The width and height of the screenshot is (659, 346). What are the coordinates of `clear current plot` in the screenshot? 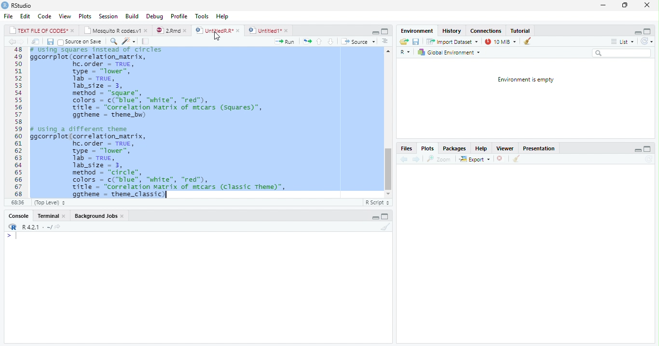 It's located at (499, 159).